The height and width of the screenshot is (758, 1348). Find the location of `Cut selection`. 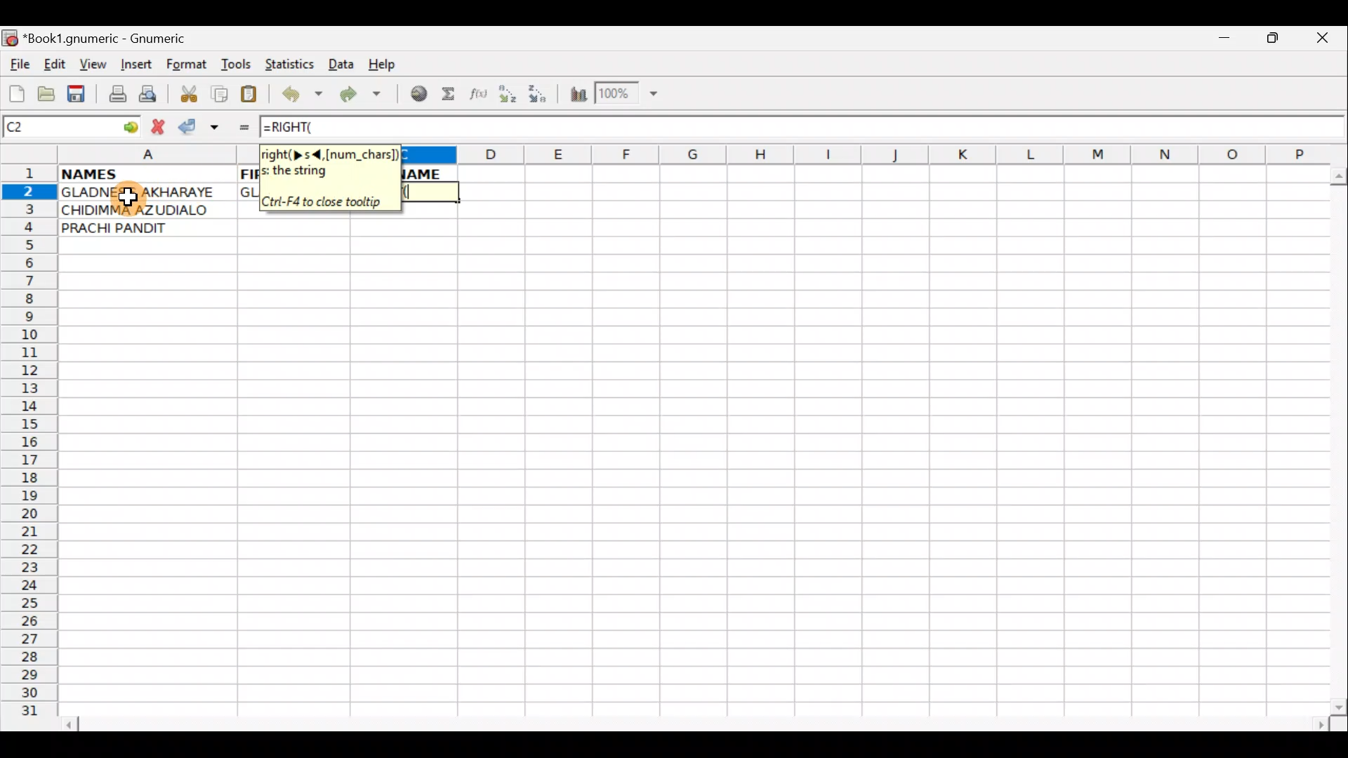

Cut selection is located at coordinates (188, 92).